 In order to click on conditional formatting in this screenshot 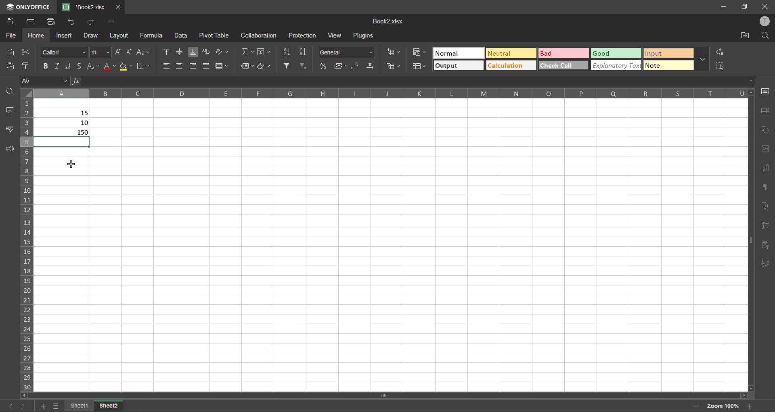, I will do `click(419, 52)`.